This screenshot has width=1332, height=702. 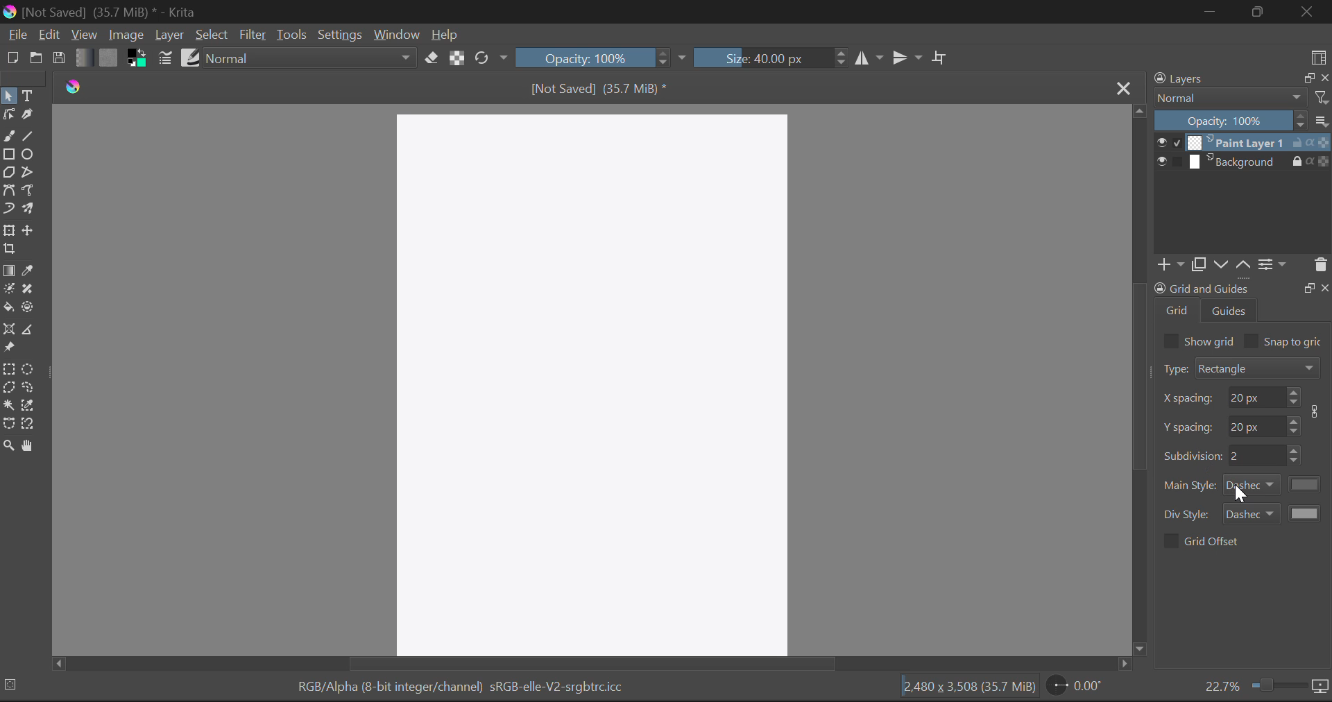 What do you see at coordinates (1306, 77) in the screenshot?
I see `copy` at bounding box center [1306, 77].